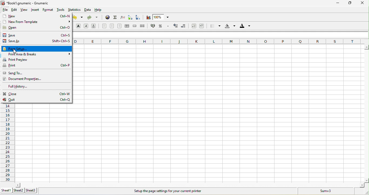  Describe the element at coordinates (154, 26) in the screenshot. I see `format the selection as accounting` at that location.